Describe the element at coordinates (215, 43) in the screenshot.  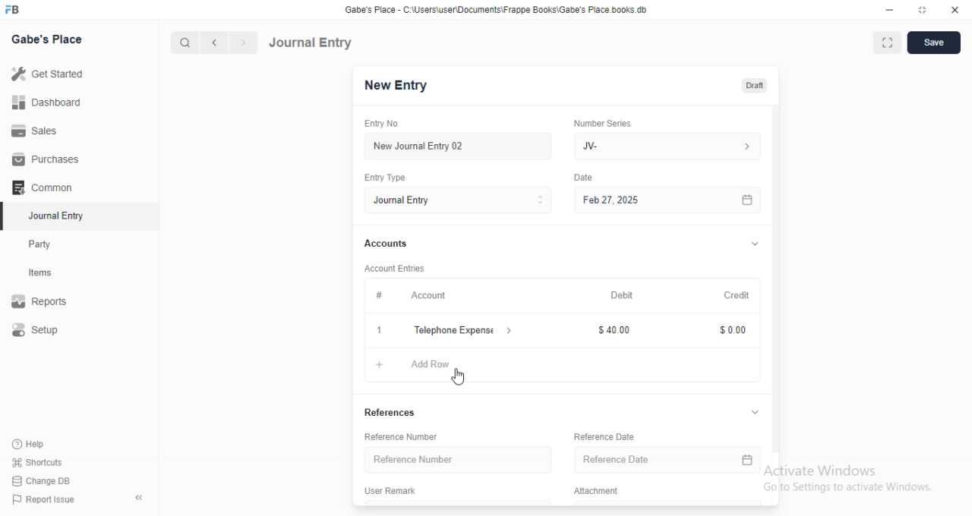
I see `Previous` at that location.